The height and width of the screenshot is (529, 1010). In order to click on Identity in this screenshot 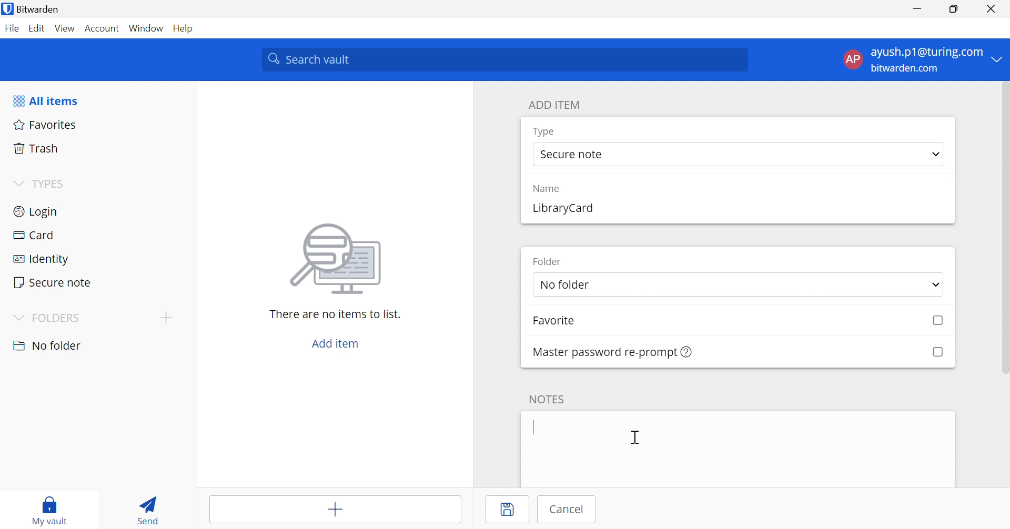, I will do `click(94, 256)`.